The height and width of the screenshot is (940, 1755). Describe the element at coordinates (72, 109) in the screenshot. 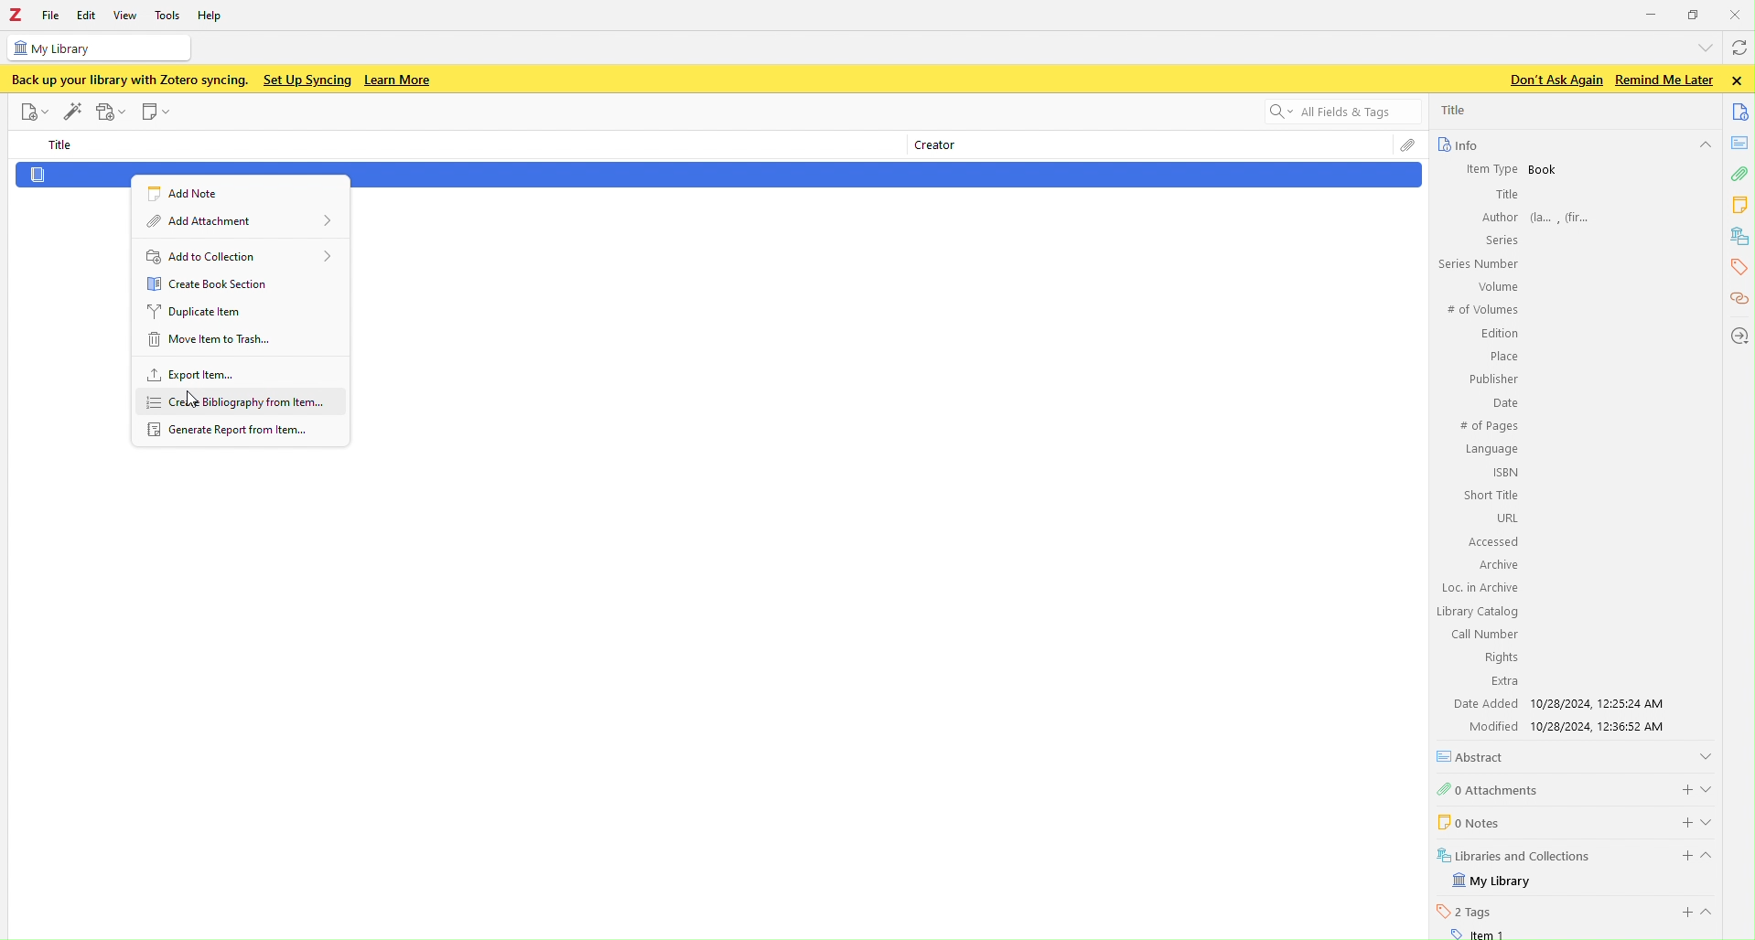

I see `edit` at that location.